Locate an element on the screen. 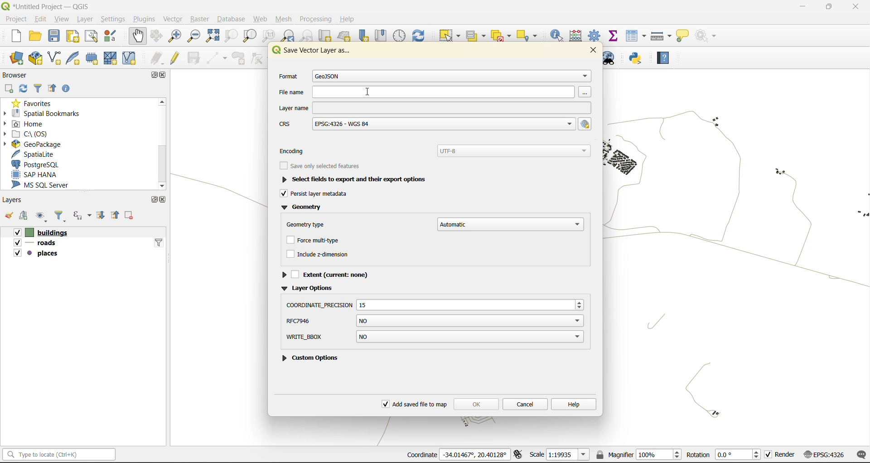  enable properties is located at coordinates (68, 87).